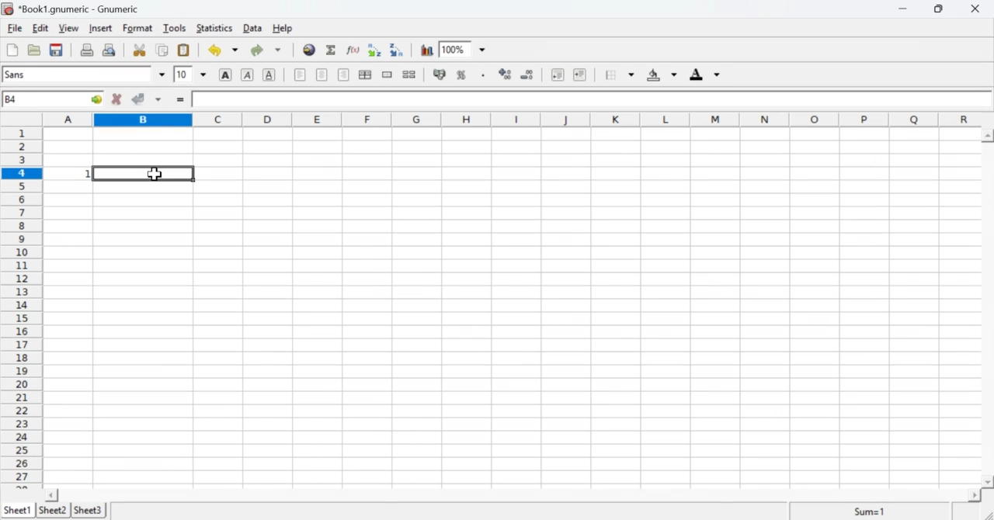  I want to click on Sheet 3, so click(89, 511).